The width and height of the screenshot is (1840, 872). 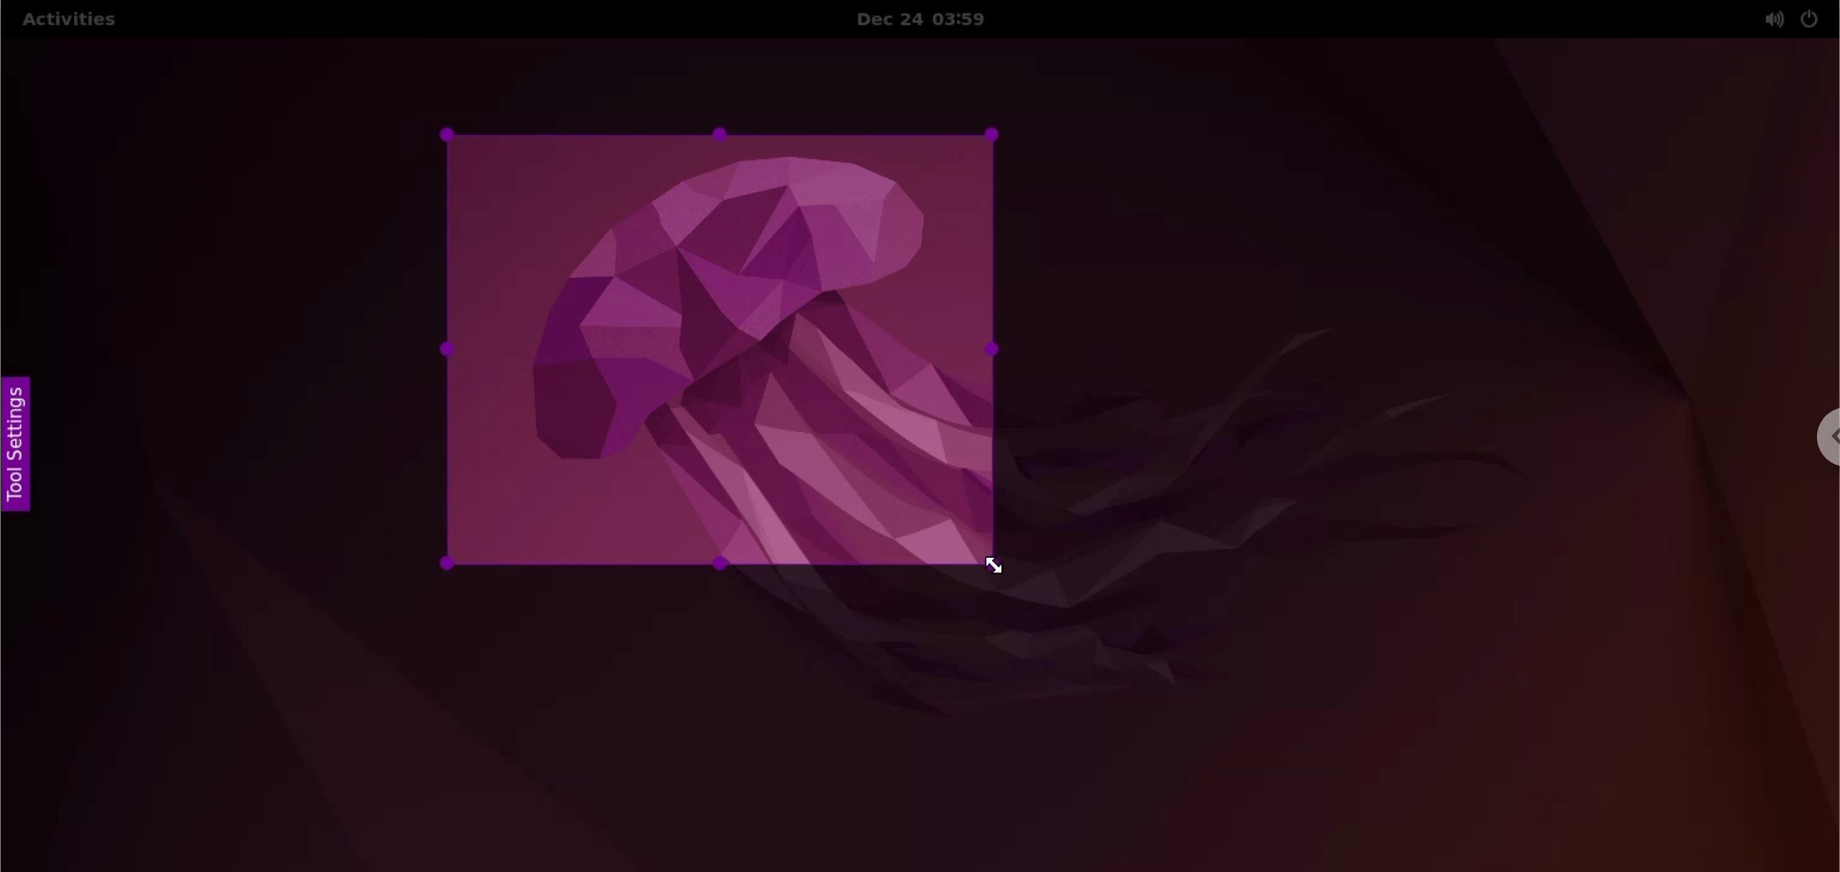 What do you see at coordinates (991, 567) in the screenshot?
I see `cursor ` at bounding box center [991, 567].